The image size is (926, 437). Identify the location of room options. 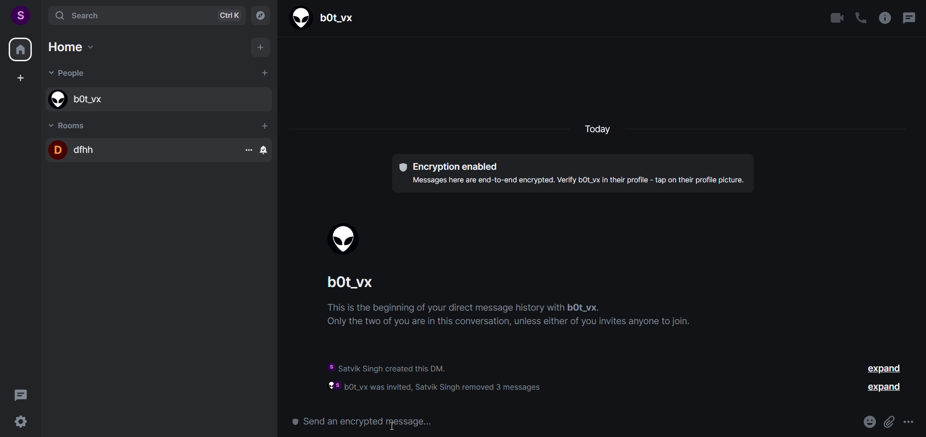
(265, 150).